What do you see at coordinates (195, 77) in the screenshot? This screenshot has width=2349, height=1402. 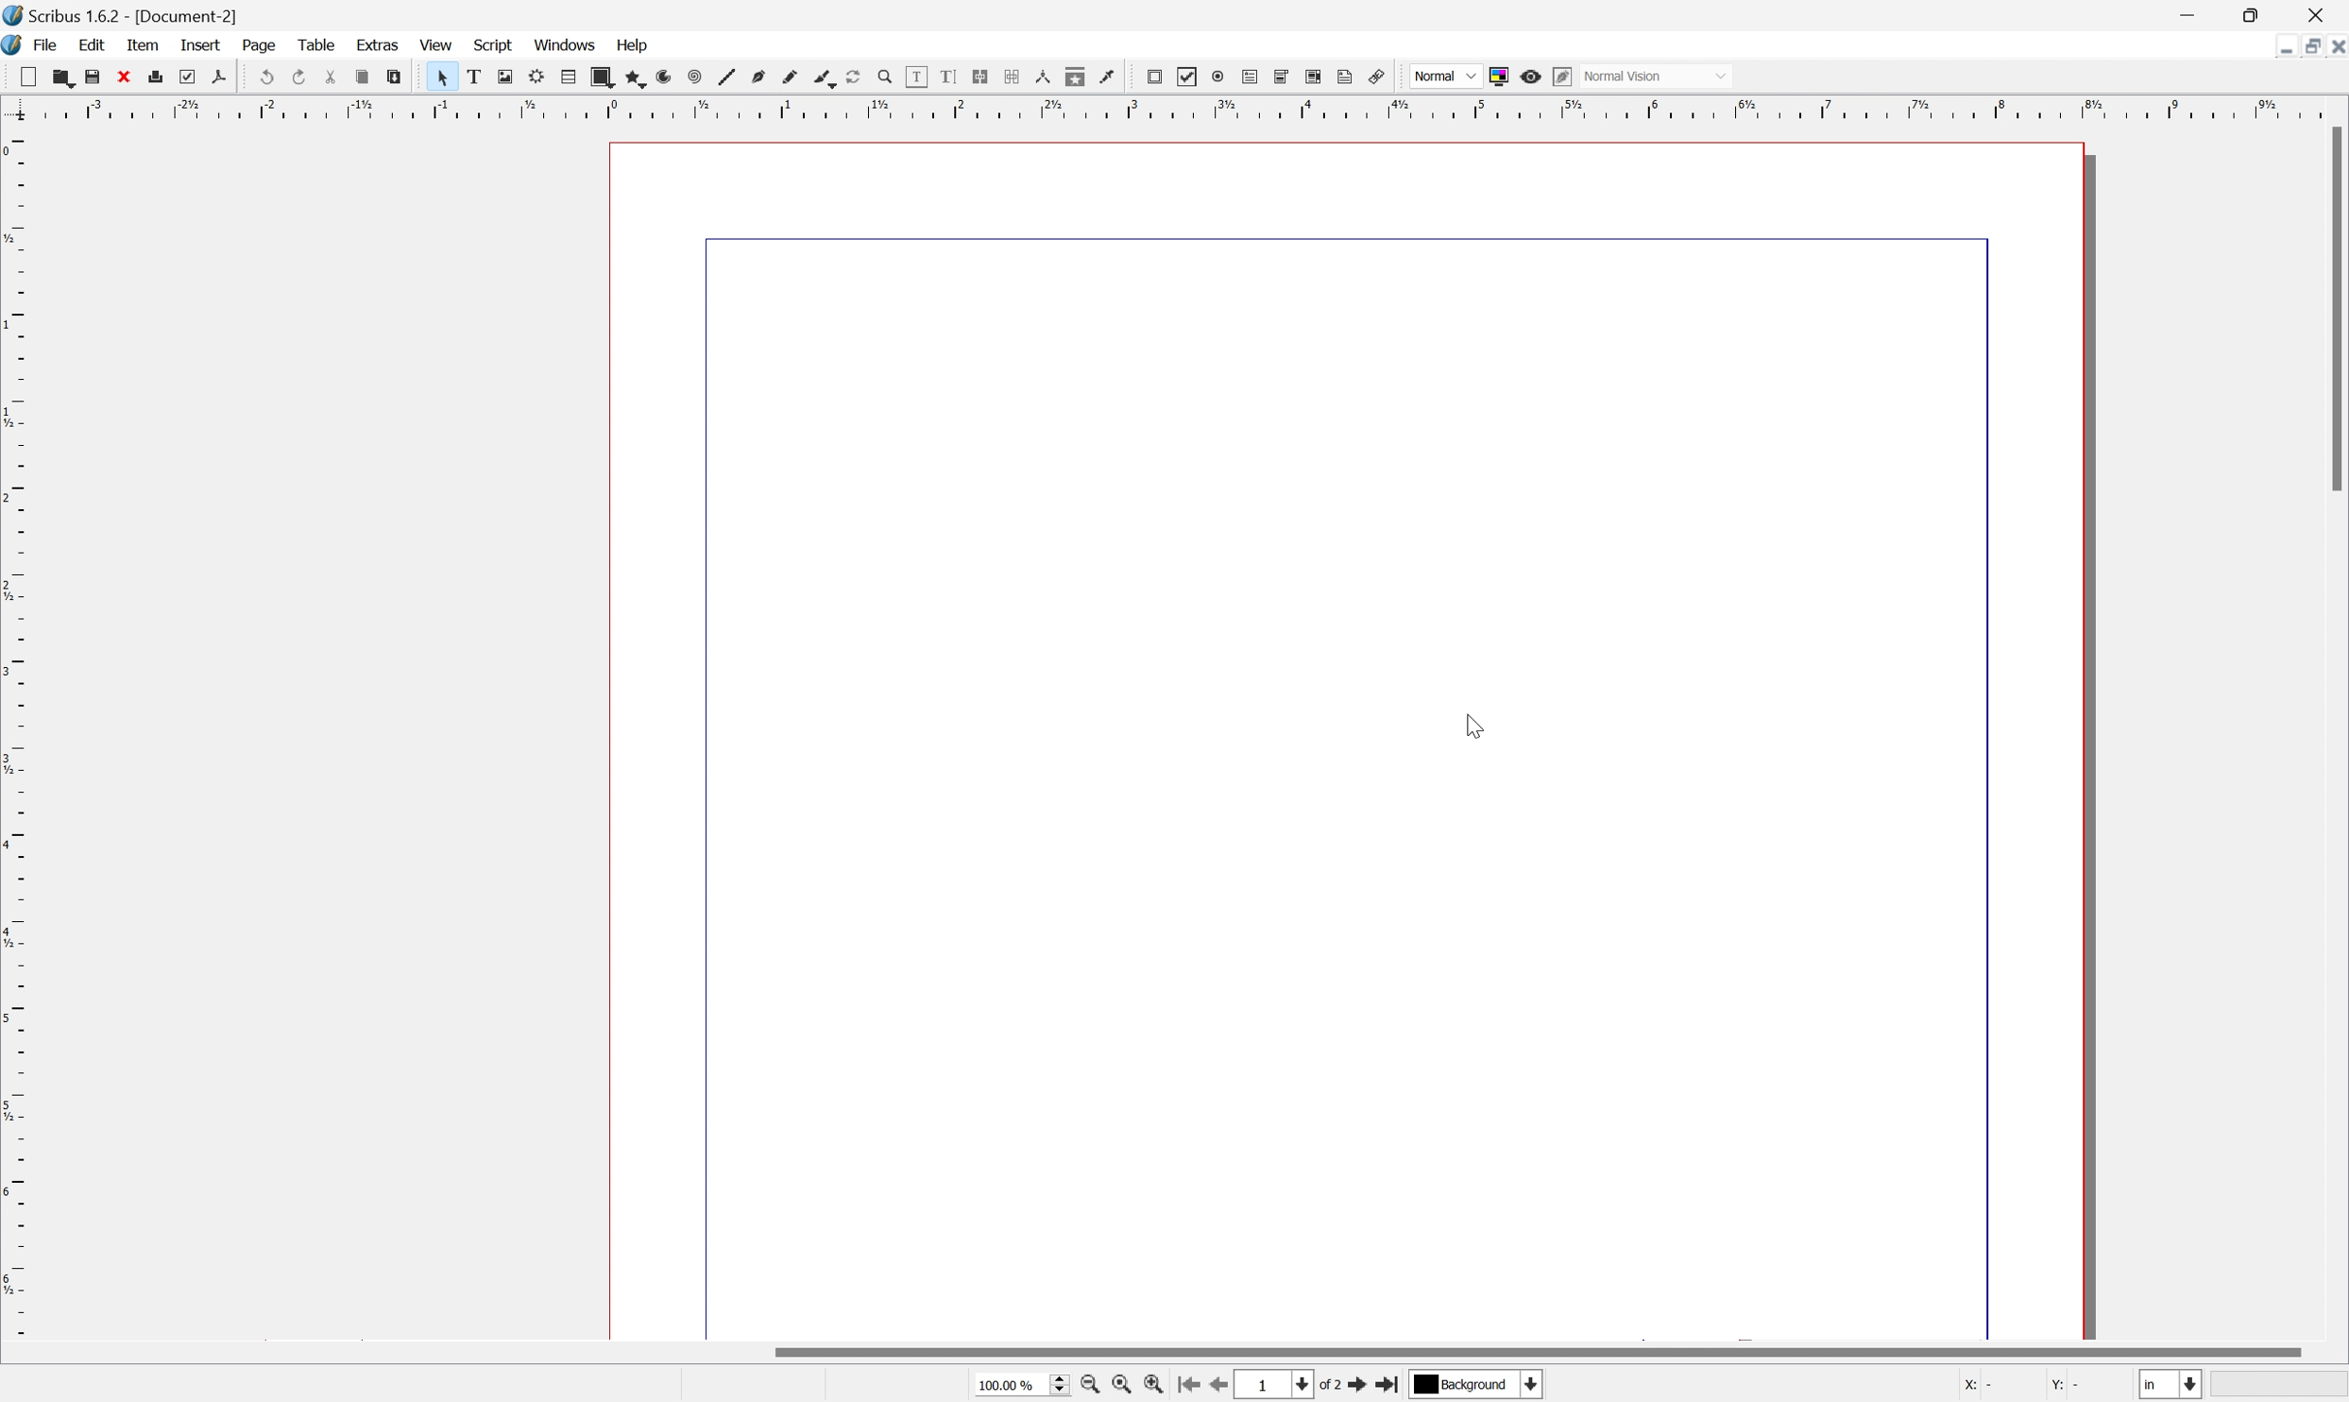 I see `Preflight verifier` at bounding box center [195, 77].